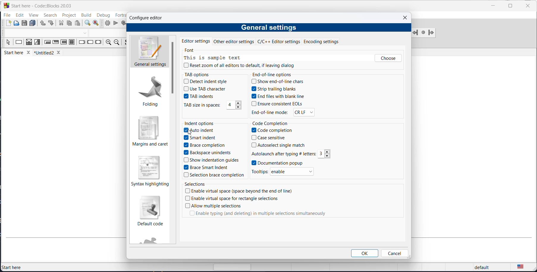  I want to click on undo, so click(41, 24).